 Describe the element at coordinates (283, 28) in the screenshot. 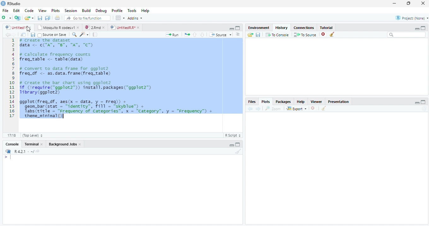

I see `History` at that location.